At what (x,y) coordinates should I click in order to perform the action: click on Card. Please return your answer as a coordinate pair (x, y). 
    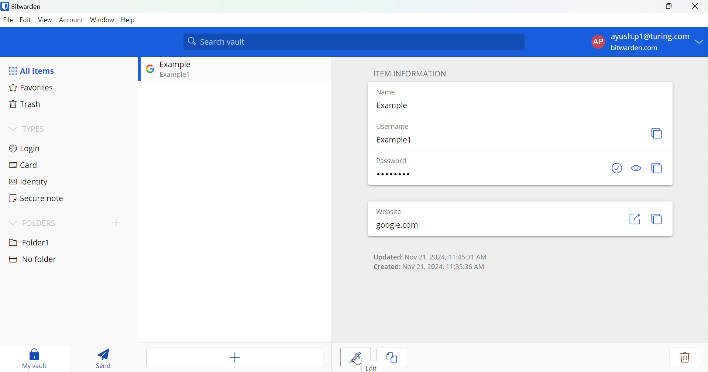
    Looking at the image, I should click on (23, 165).